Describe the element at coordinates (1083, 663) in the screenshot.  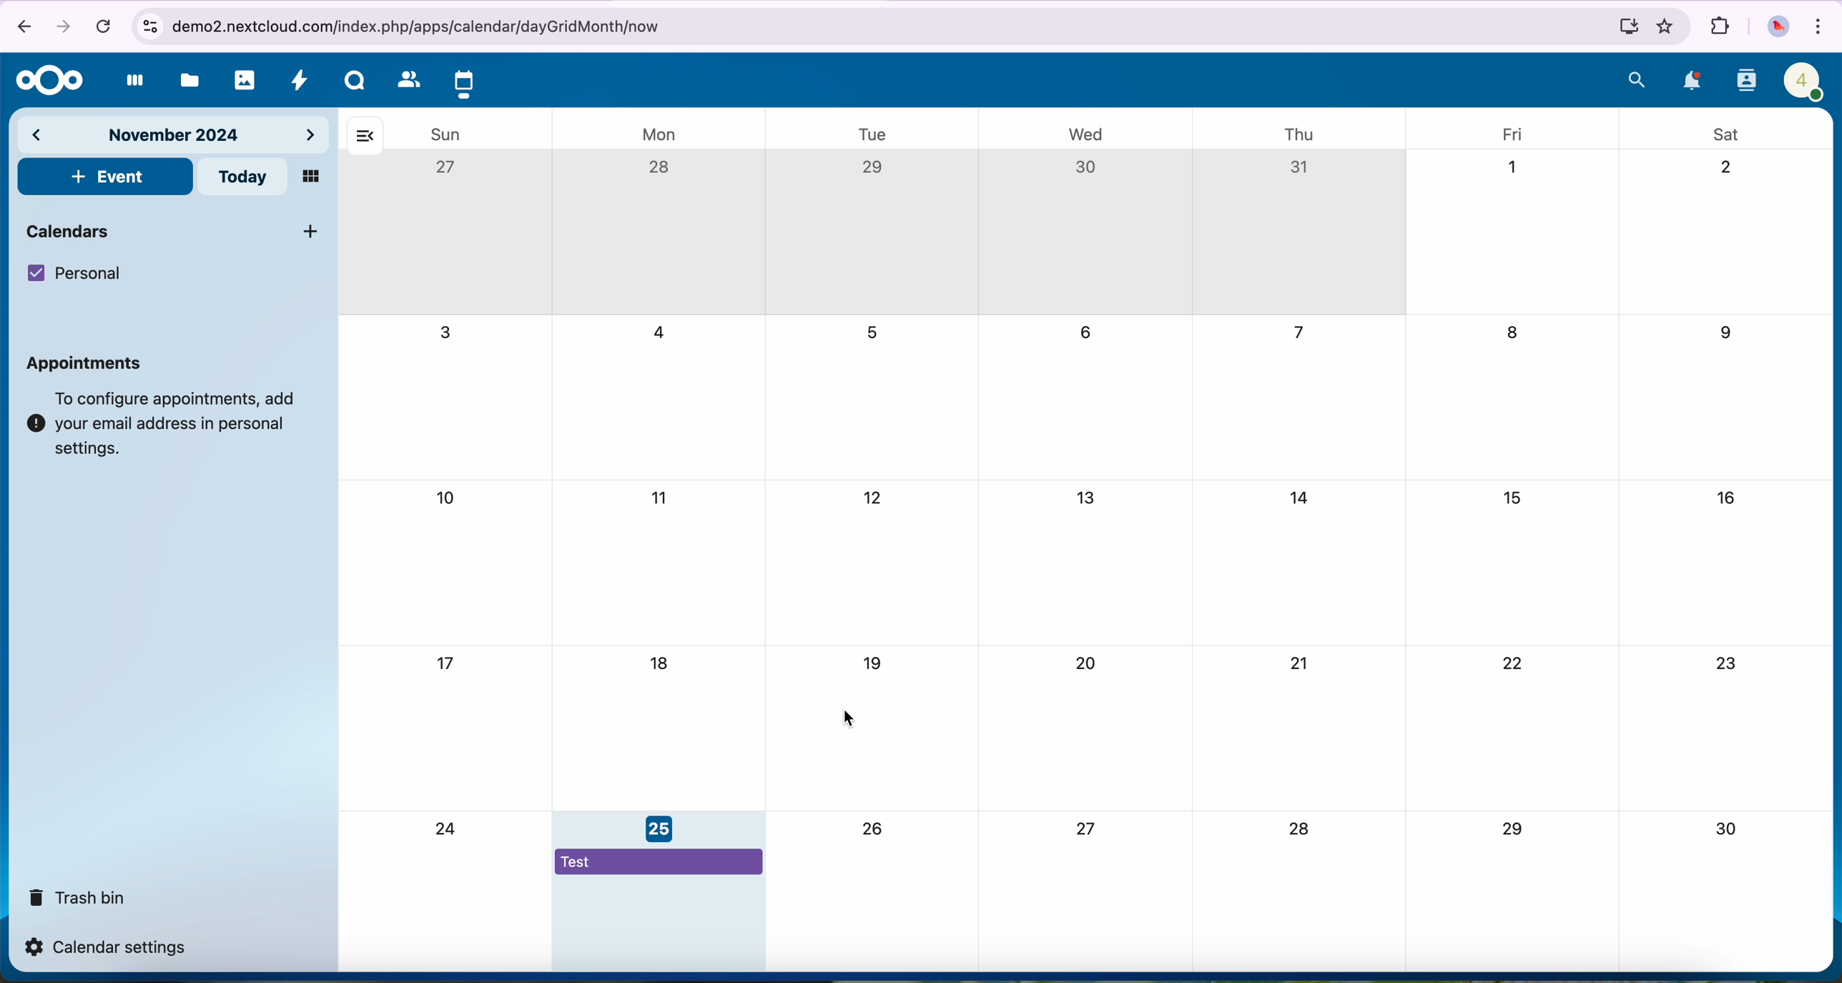
I see `20` at that location.